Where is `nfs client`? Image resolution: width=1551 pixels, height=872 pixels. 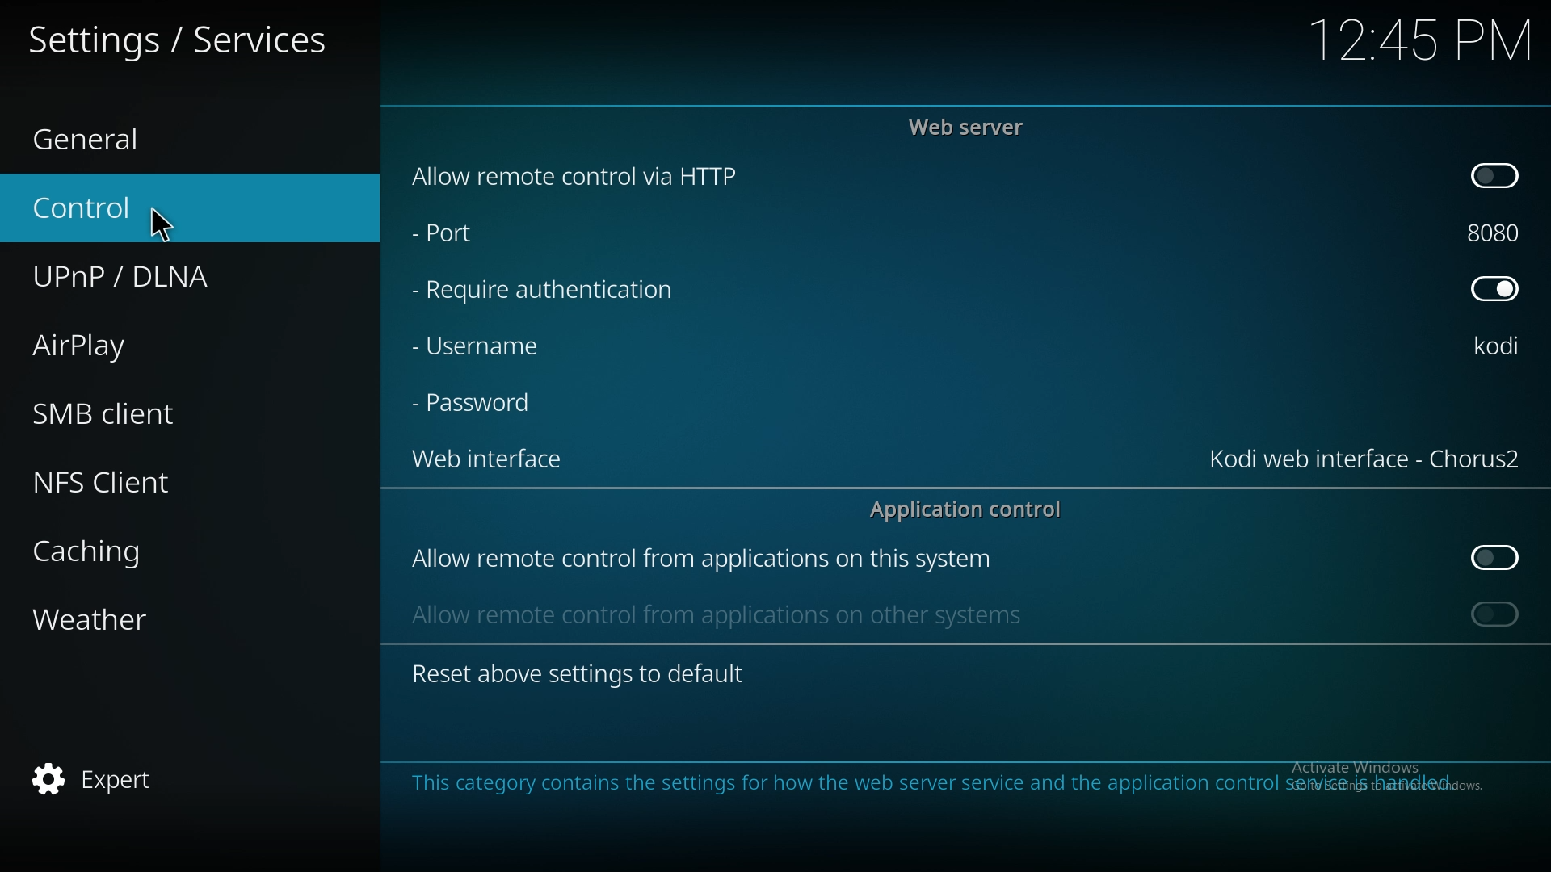 nfs client is located at coordinates (132, 482).